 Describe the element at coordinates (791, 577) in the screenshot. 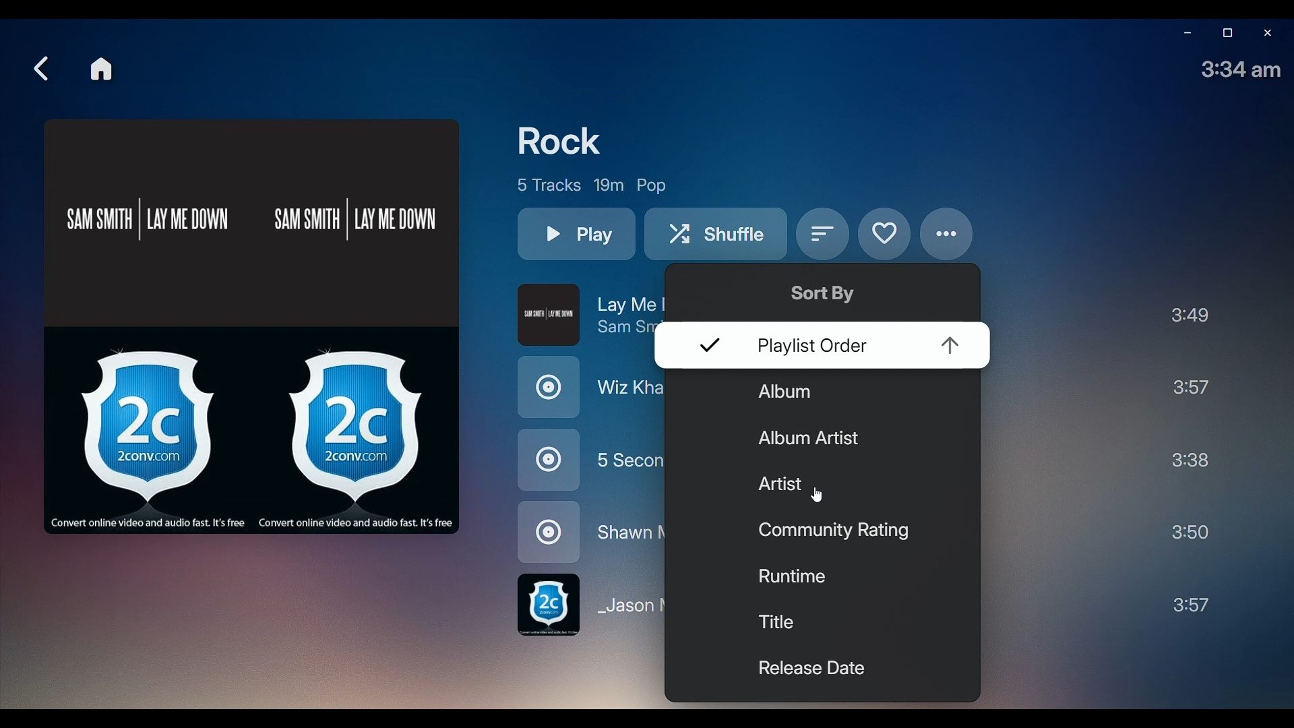

I see `Runtime` at that location.